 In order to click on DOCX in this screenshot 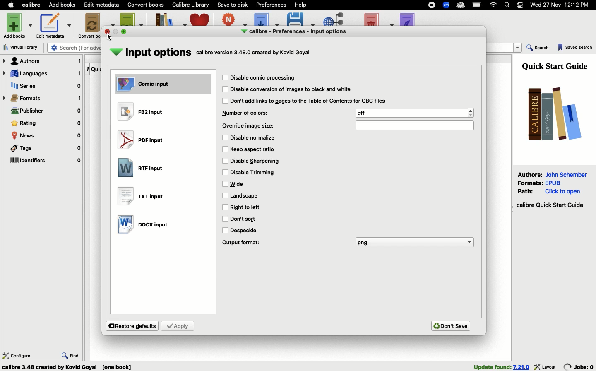, I will do `click(144, 224)`.